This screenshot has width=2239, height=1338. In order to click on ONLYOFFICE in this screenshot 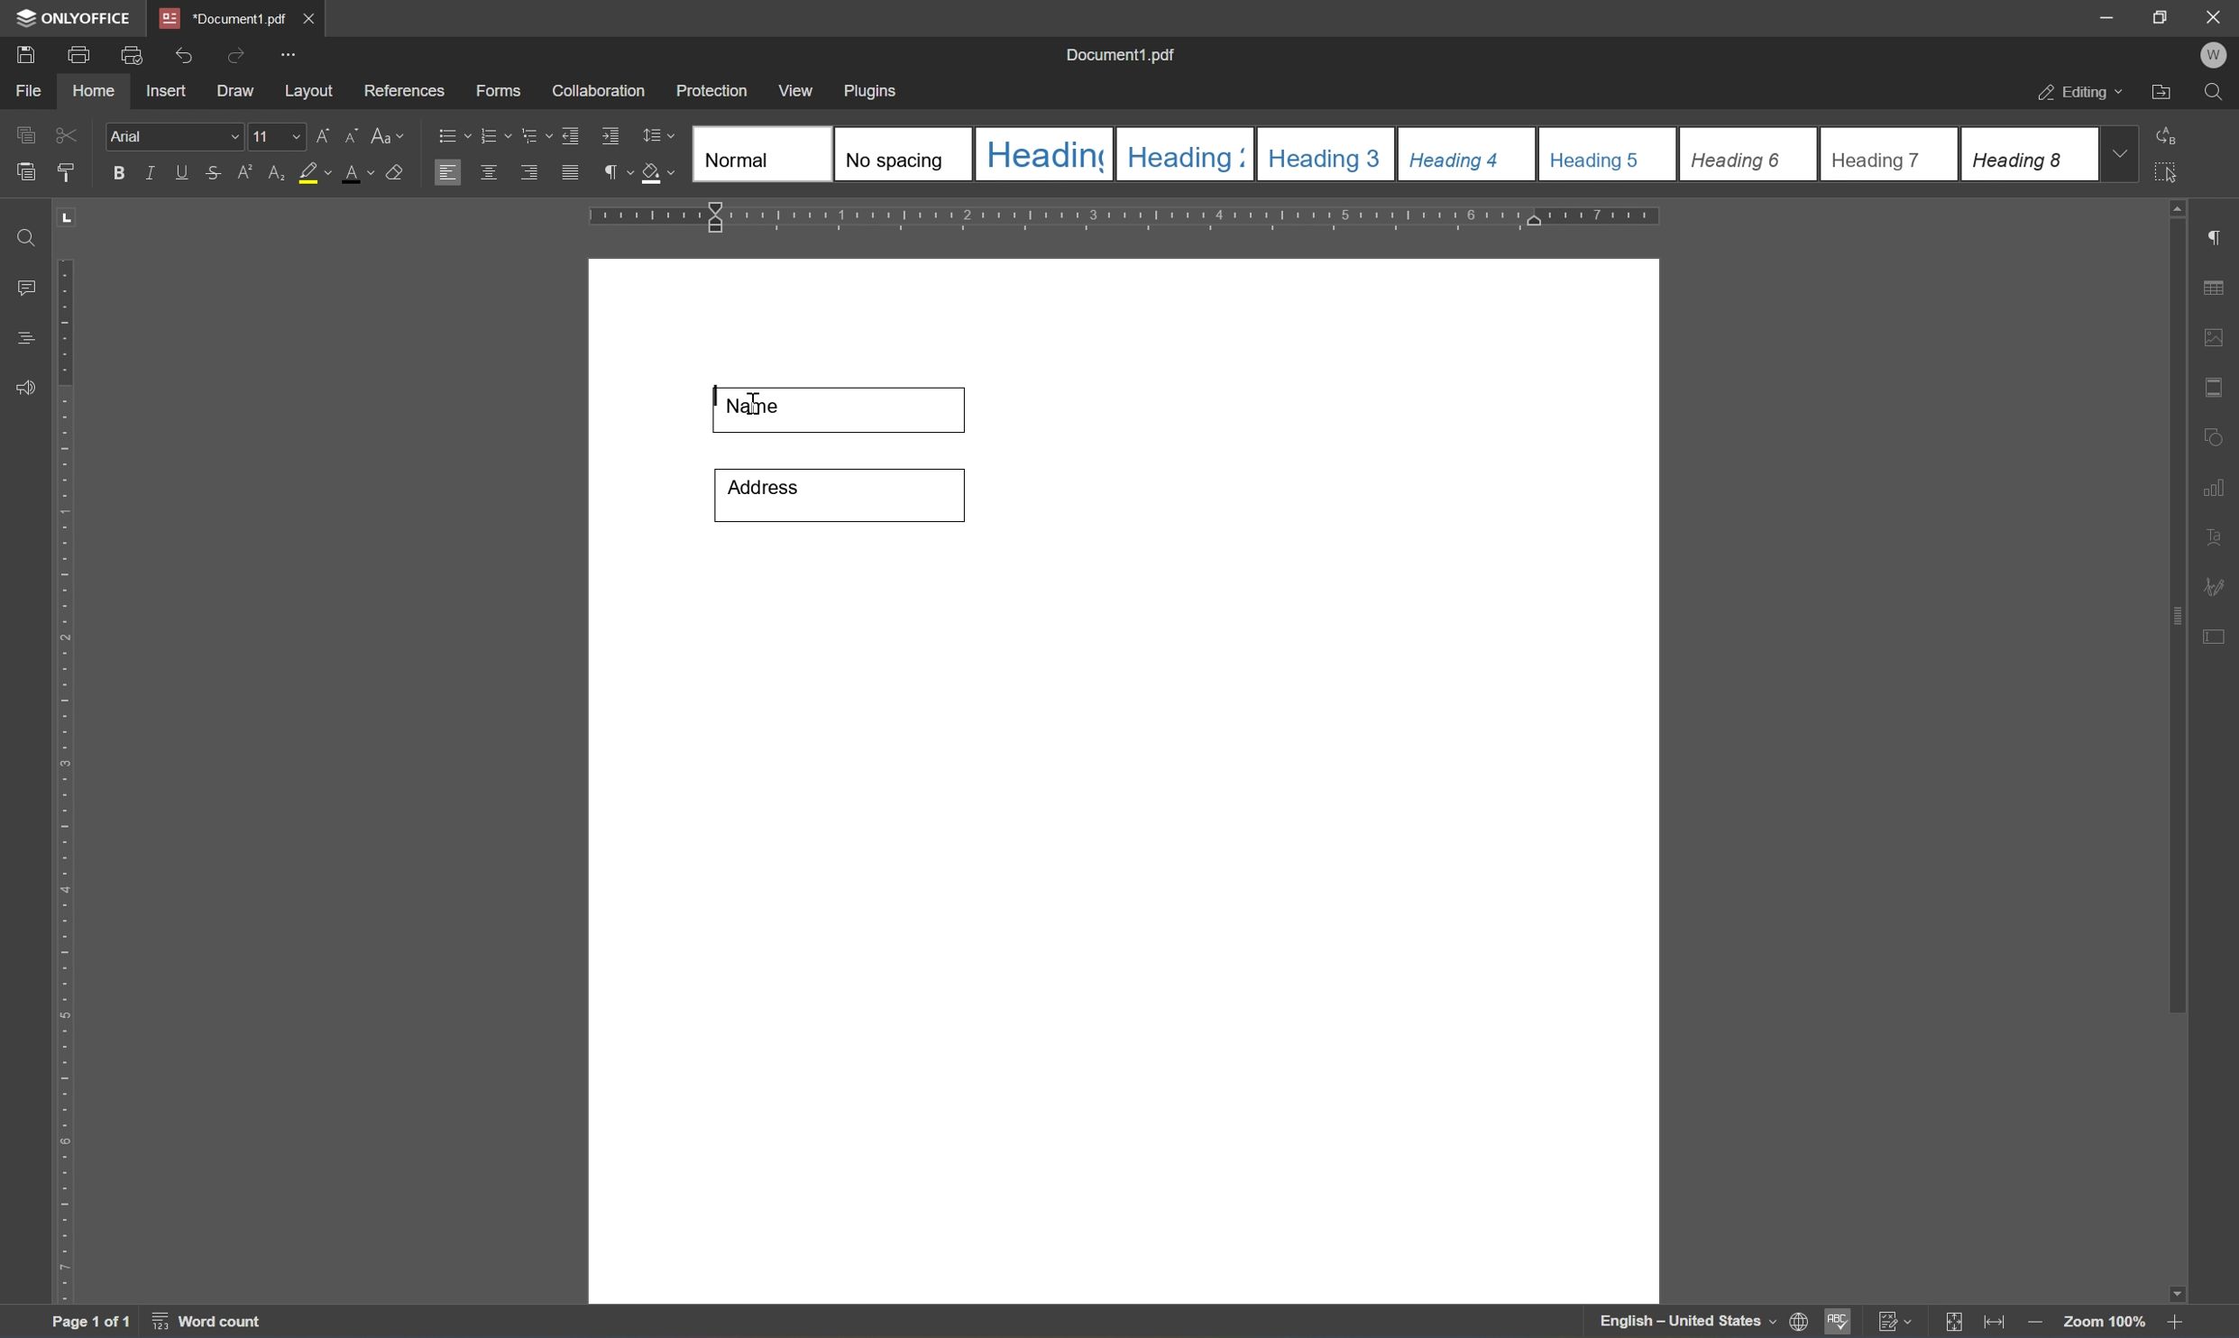, I will do `click(70, 17)`.